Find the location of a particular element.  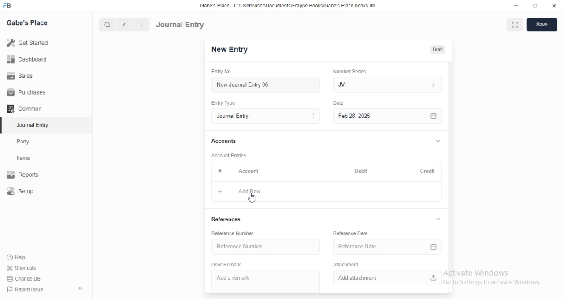

collapse is located at coordinates (438, 142).